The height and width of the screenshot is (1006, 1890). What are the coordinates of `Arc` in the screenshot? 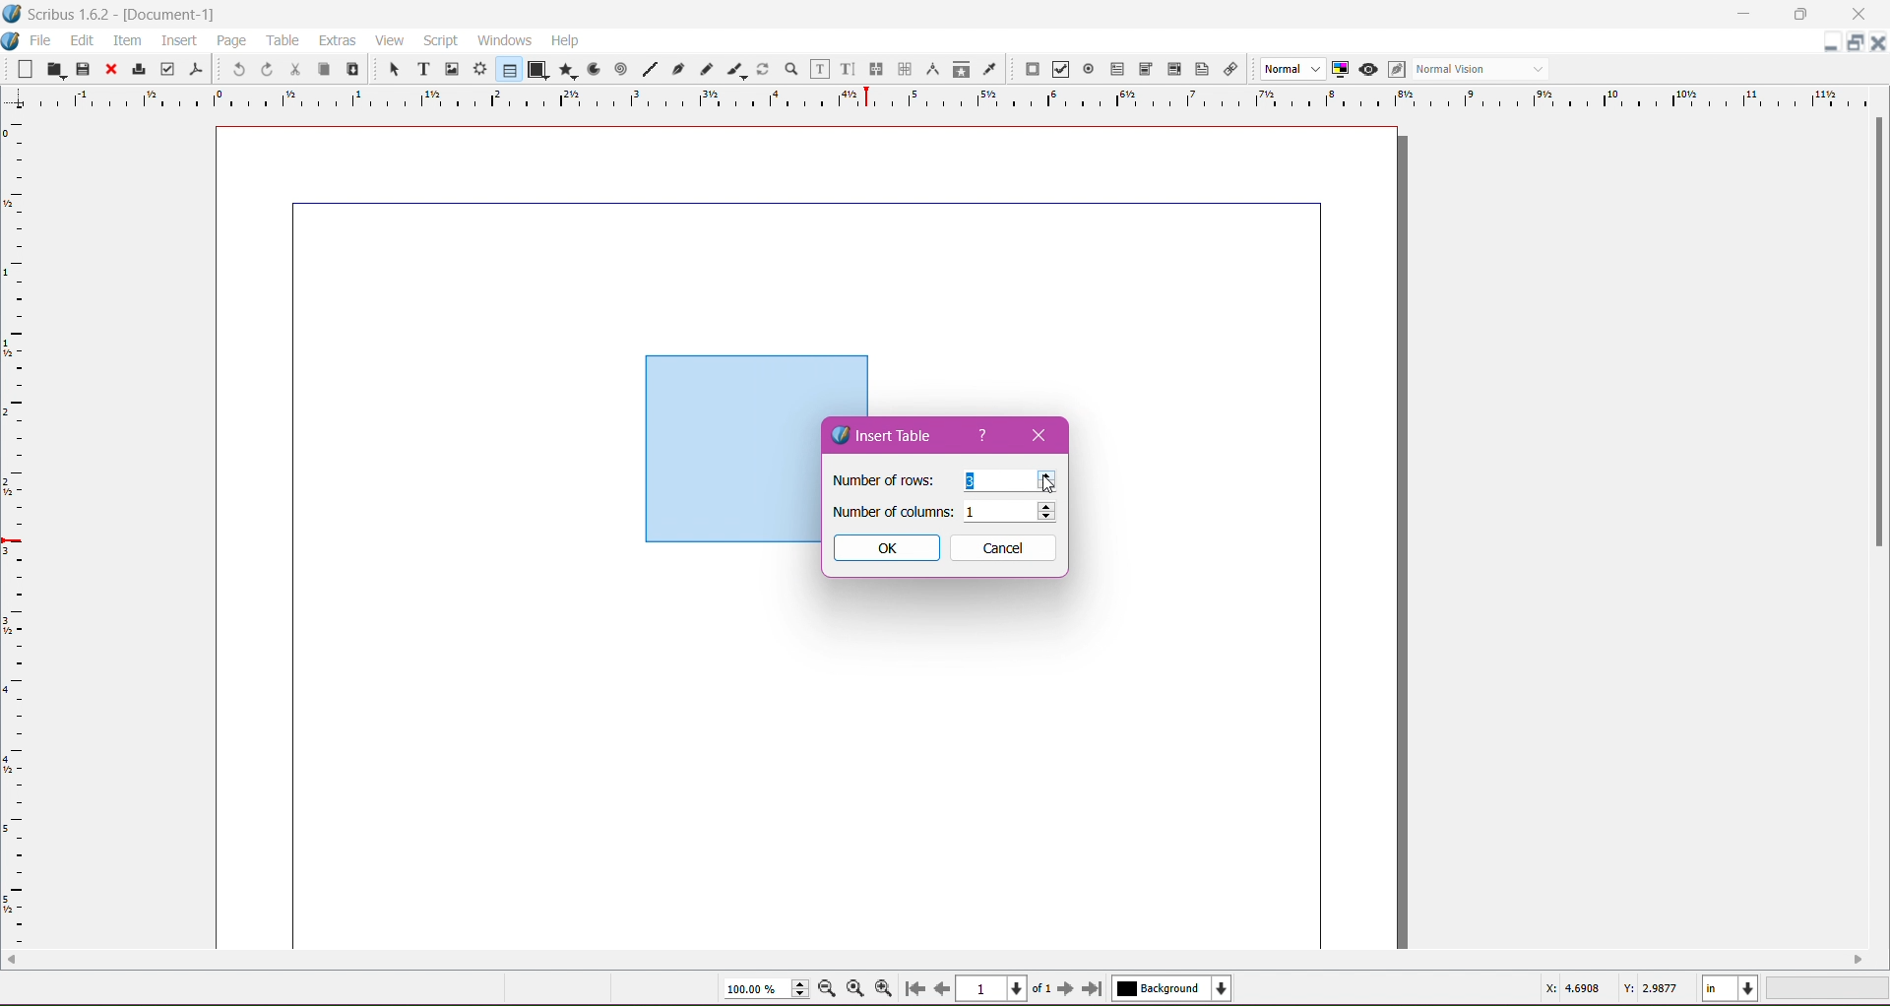 It's located at (592, 68).